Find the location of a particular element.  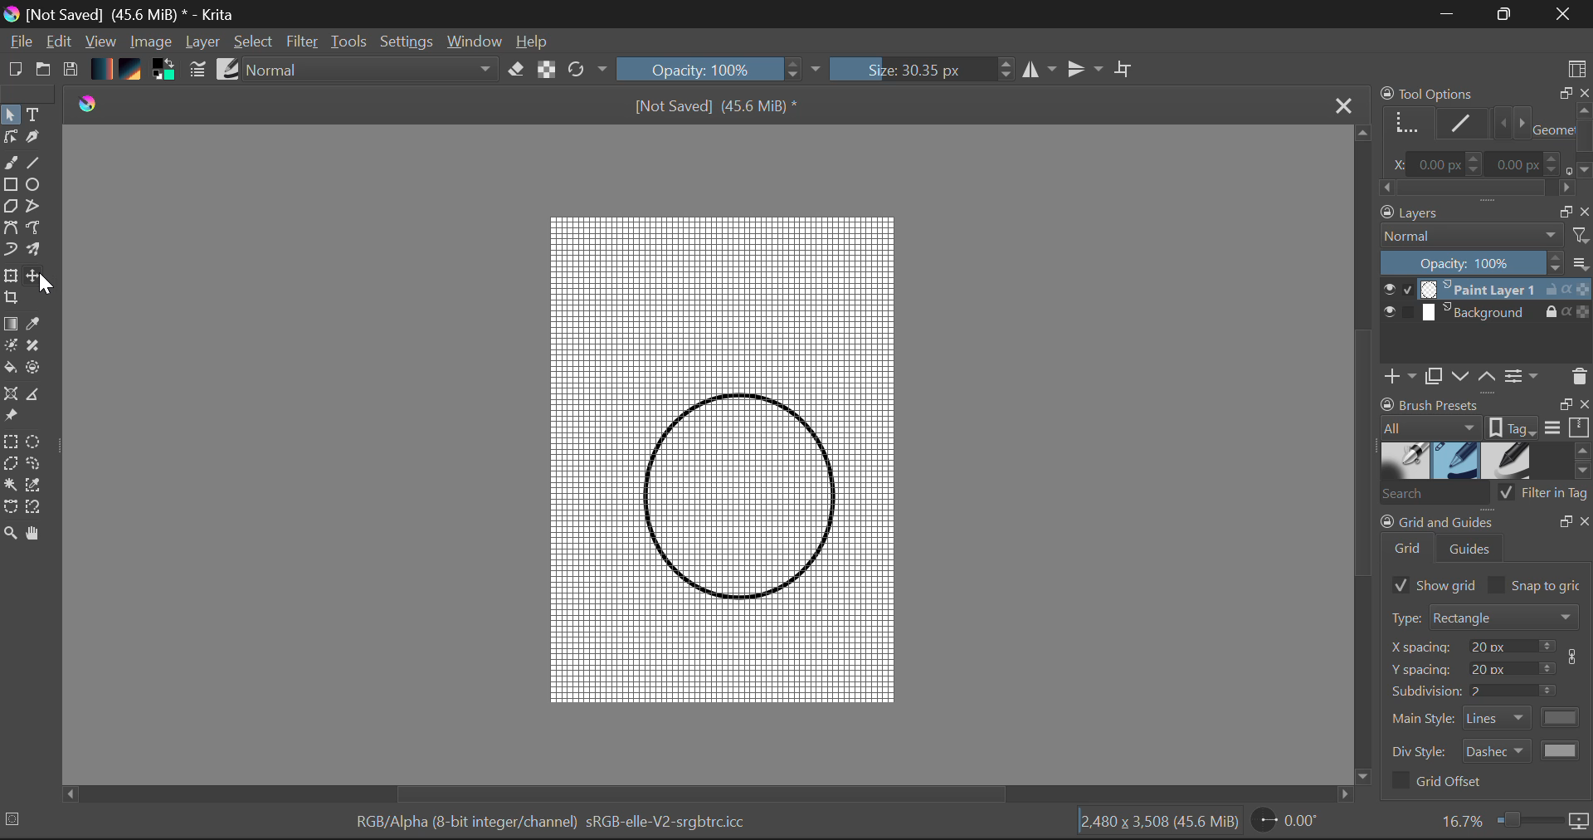

Close is located at coordinates (1566, 14).